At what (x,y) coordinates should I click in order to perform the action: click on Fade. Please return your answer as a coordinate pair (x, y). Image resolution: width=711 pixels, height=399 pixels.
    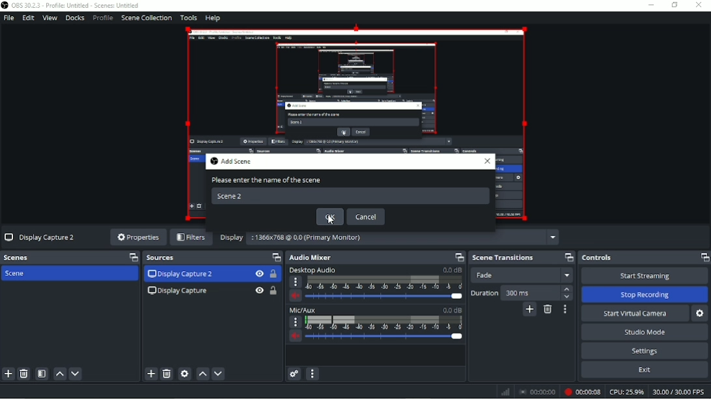
    Looking at the image, I should click on (522, 276).